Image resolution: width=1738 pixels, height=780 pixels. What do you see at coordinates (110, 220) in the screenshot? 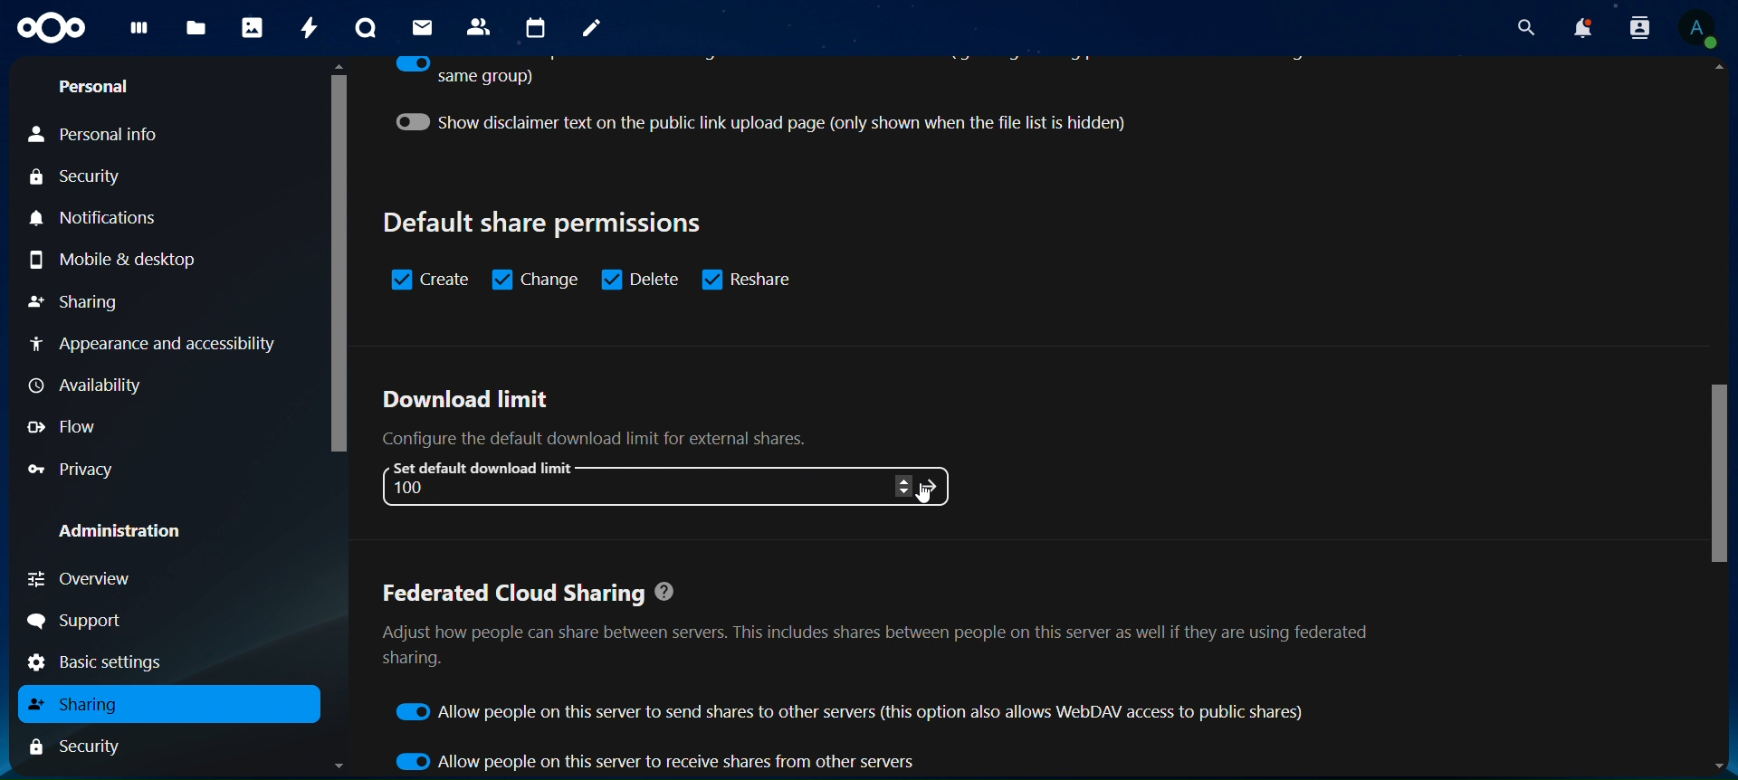
I see `notifications` at bounding box center [110, 220].